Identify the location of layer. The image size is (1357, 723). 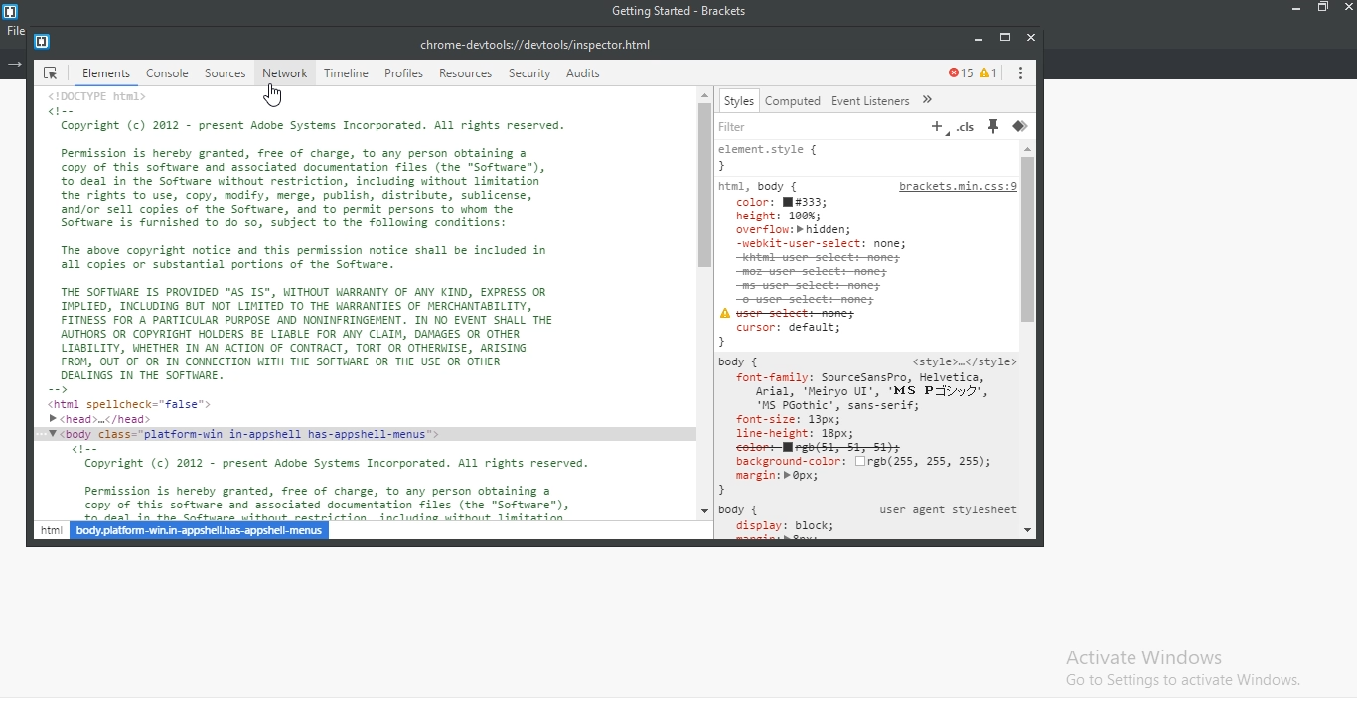
(1019, 126).